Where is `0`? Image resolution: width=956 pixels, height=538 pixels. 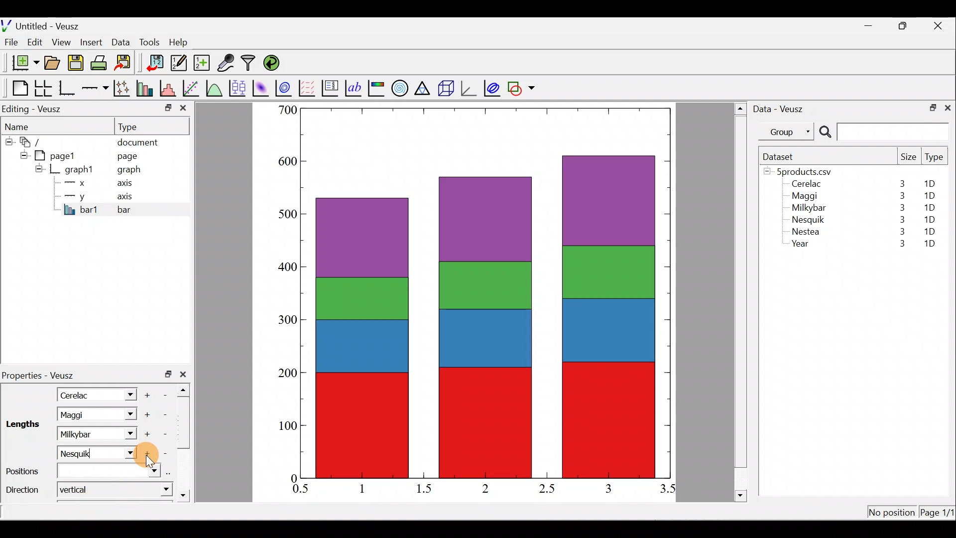 0 is located at coordinates (292, 478).